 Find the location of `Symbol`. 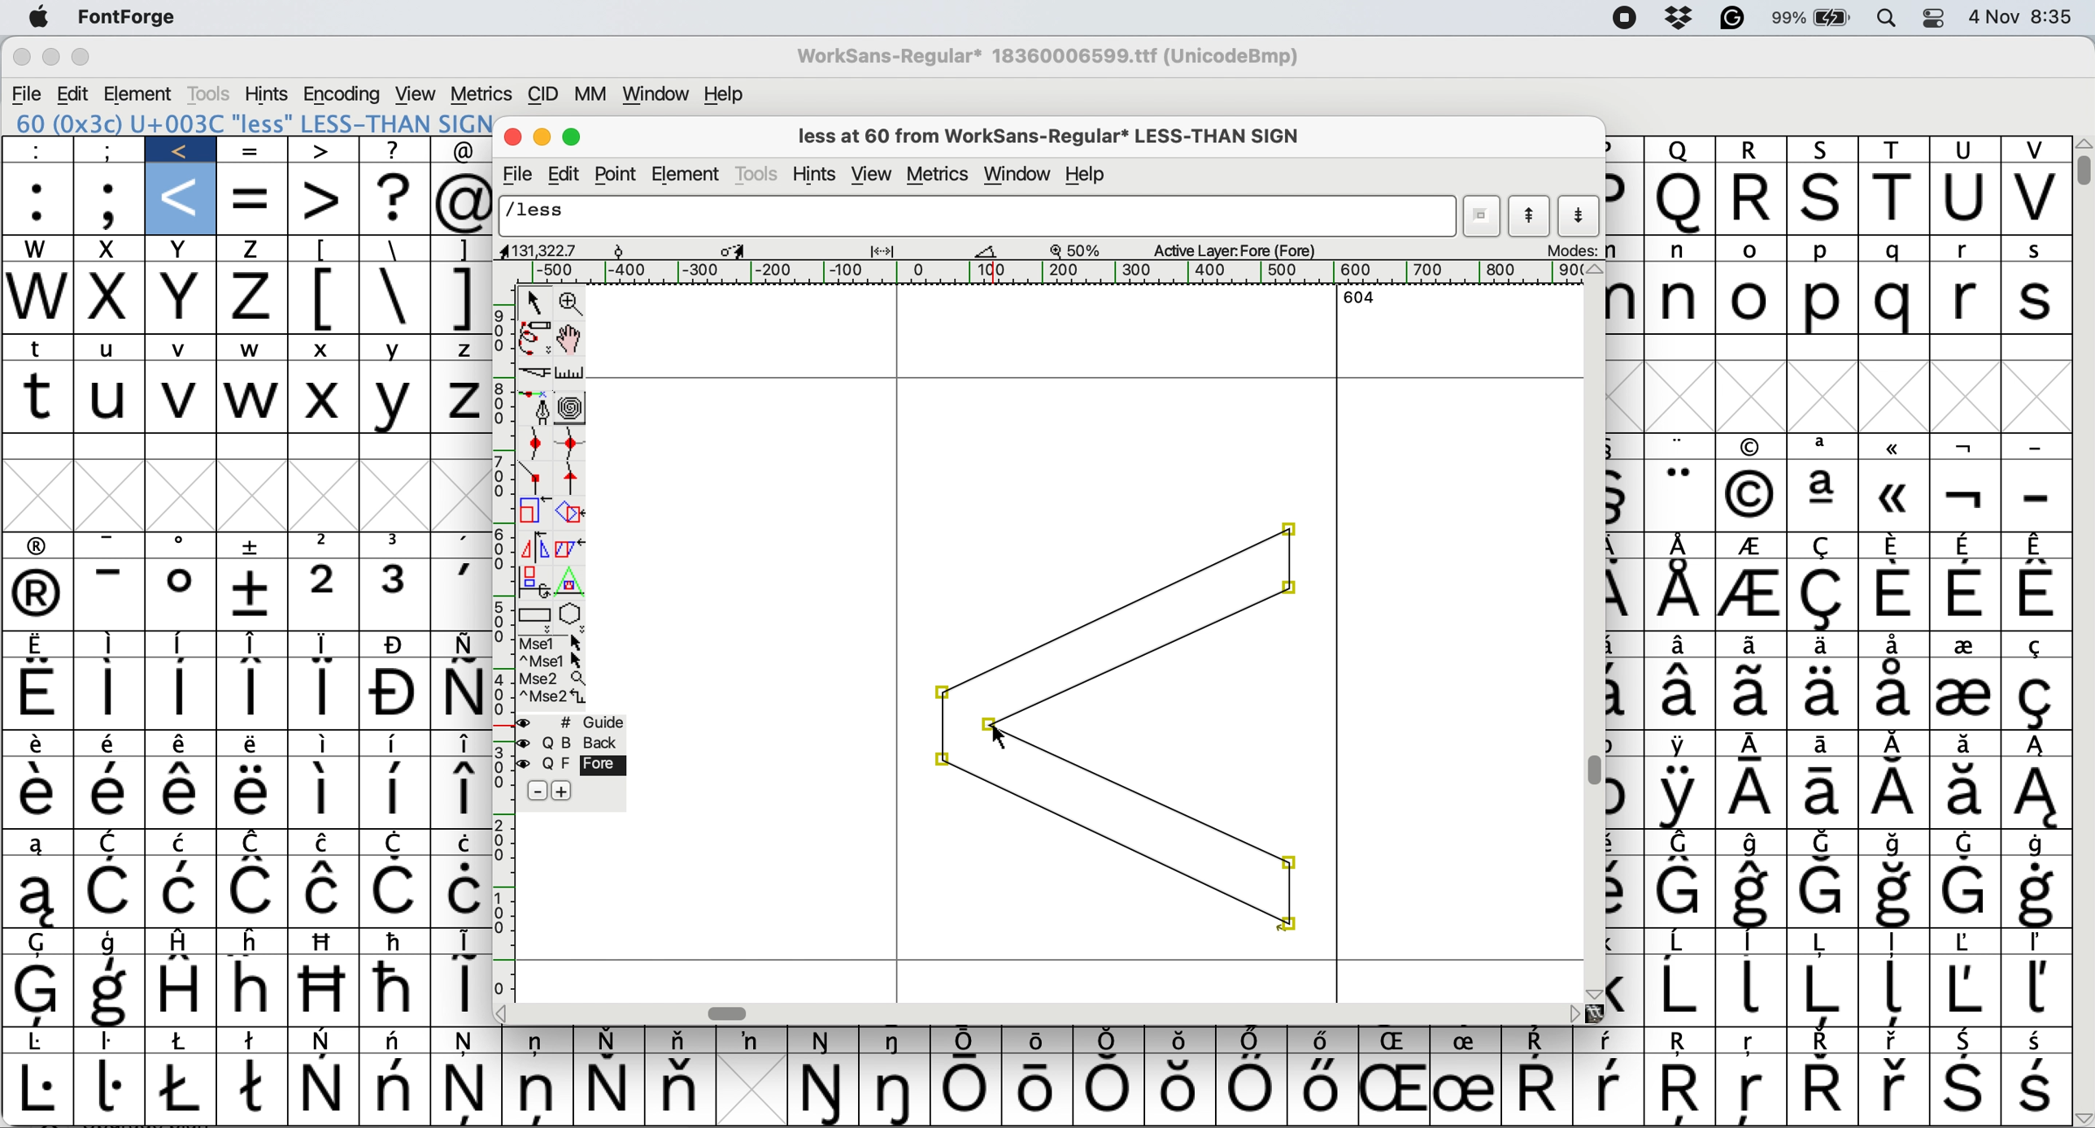

Symbol is located at coordinates (1751, 893).